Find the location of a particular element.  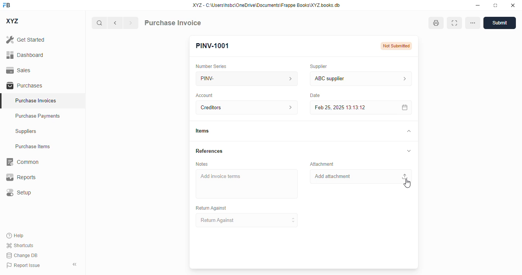

purchase payments is located at coordinates (38, 116).